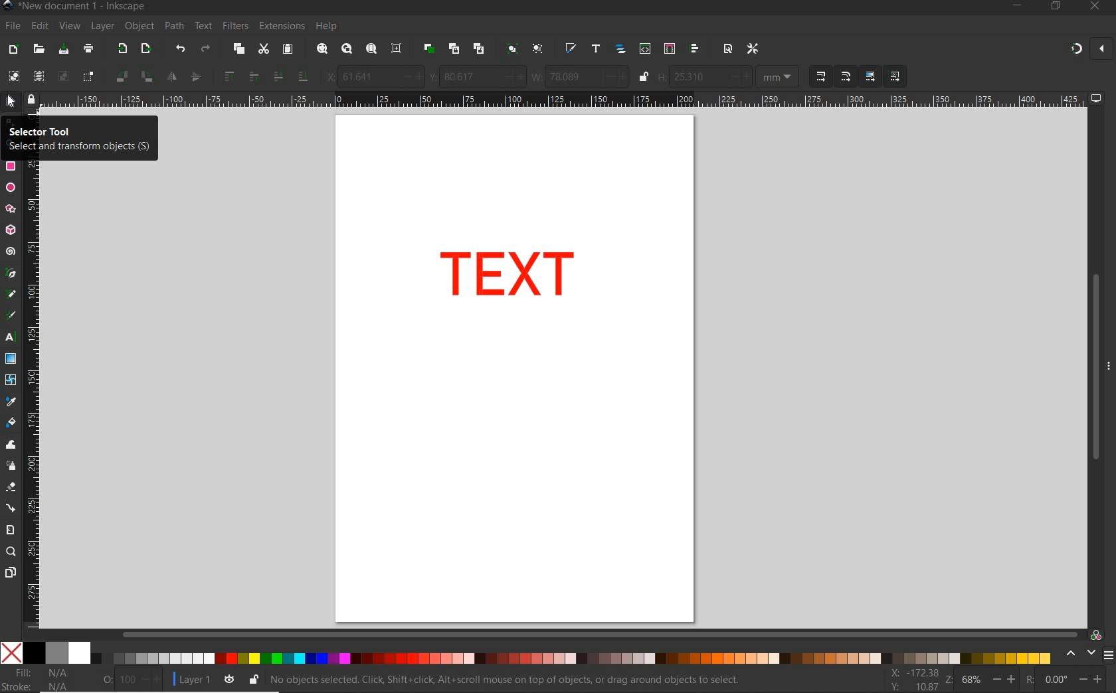 The width and height of the screenshot is (1116, 693). I want to click on eraser tool, so click(10, 488).